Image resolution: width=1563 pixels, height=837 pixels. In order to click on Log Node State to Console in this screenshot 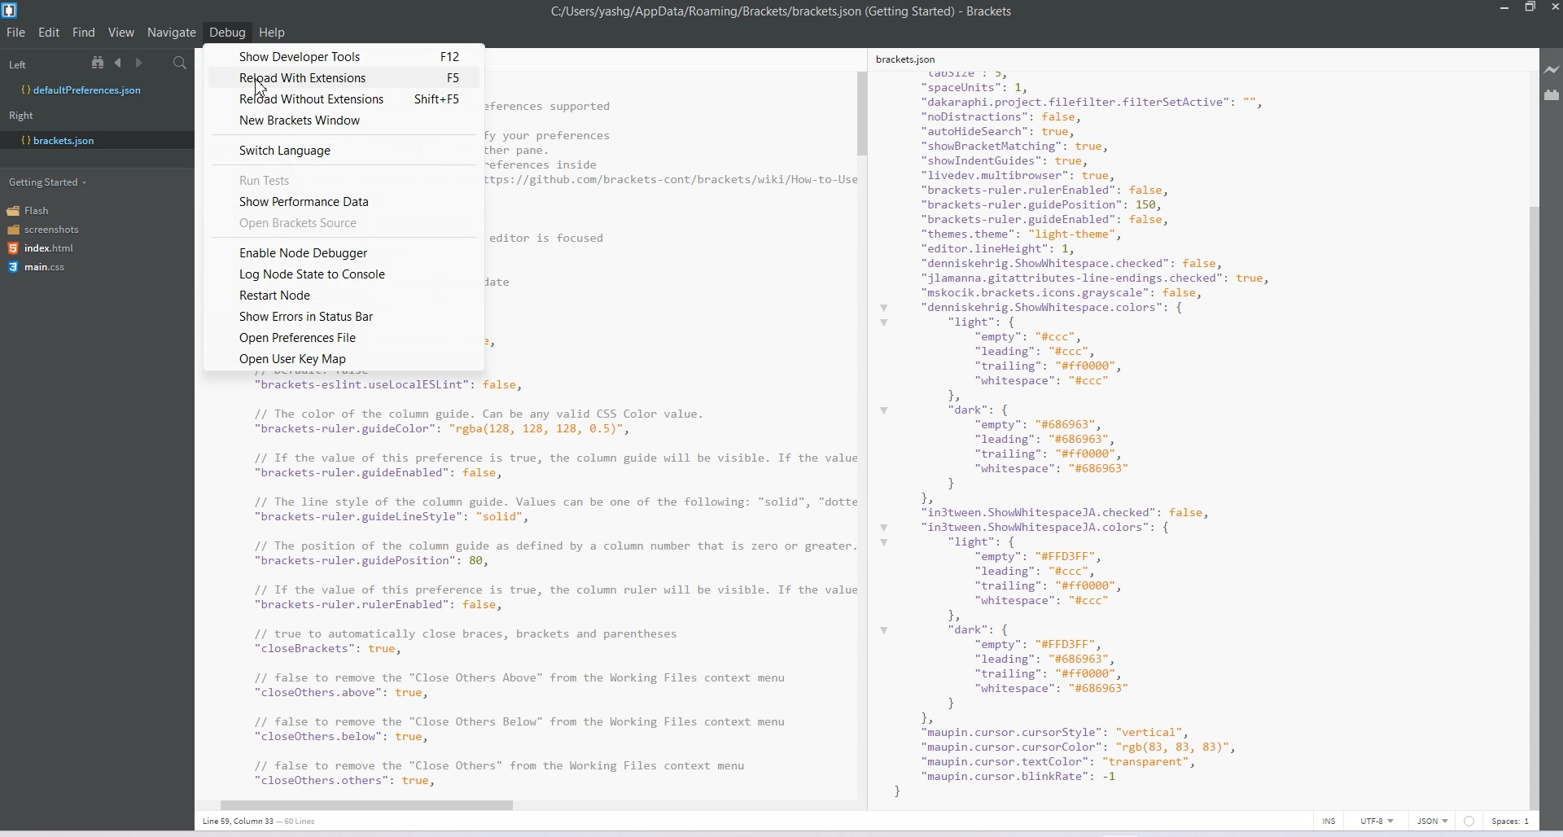, I will do `click(341, 274)`.